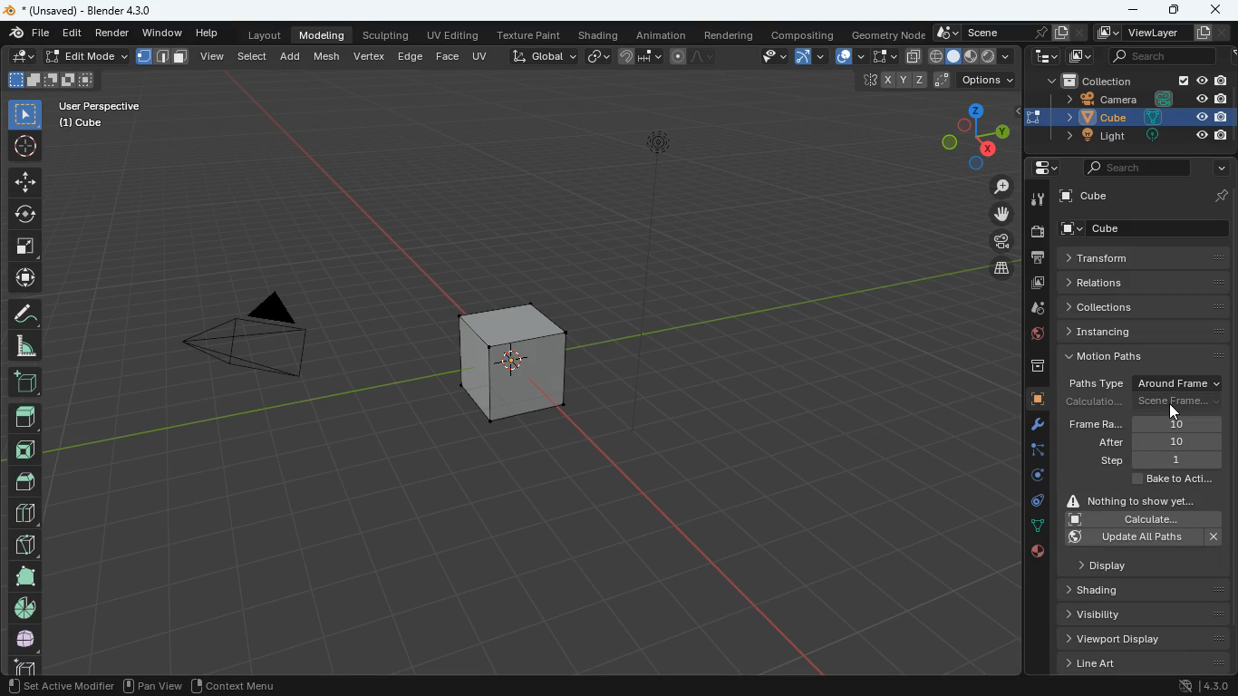  I want to click on uv editing, so click(456, 36).